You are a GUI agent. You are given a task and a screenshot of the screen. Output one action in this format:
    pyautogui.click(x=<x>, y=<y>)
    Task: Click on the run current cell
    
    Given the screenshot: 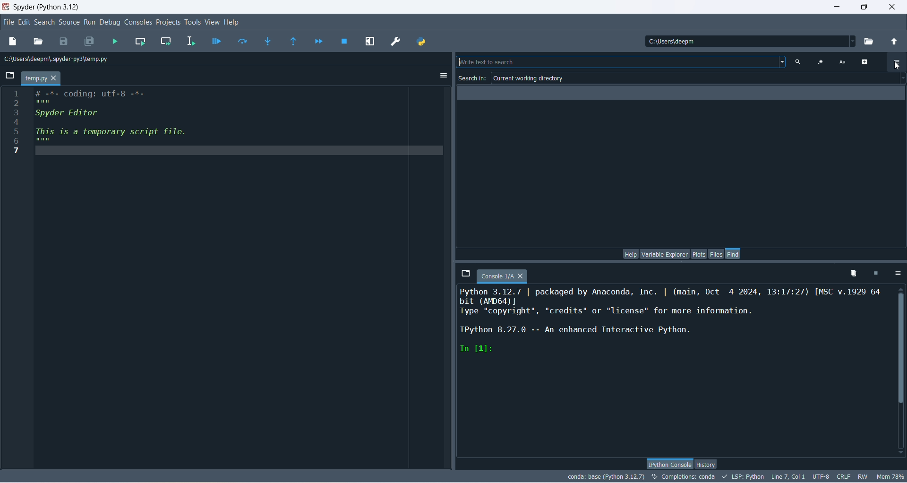 What is the action you would take?
    pyautogui.click(x=140, y=42)
    